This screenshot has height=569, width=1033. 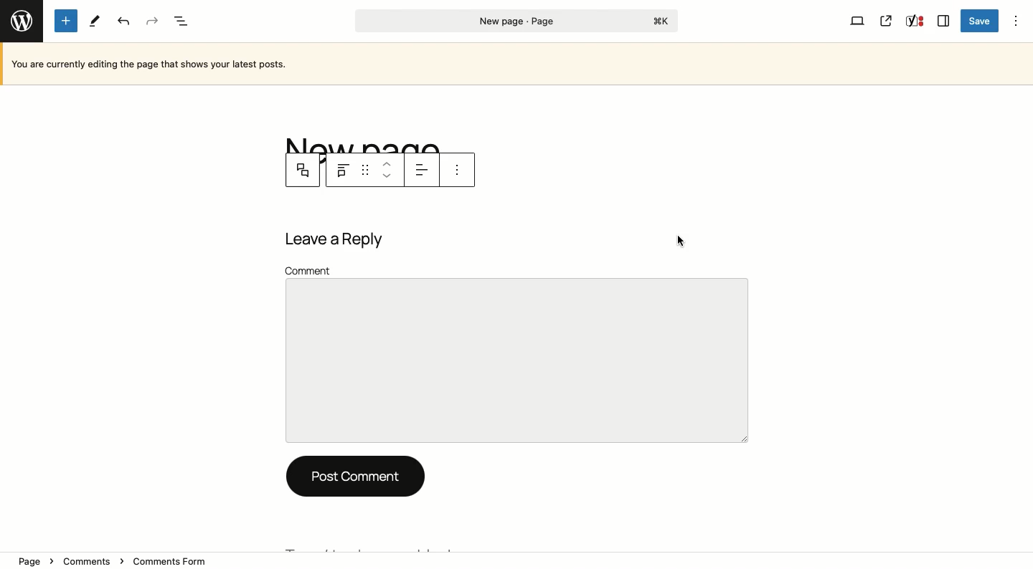 I want to click on Comment, so click(x=341, y=171).